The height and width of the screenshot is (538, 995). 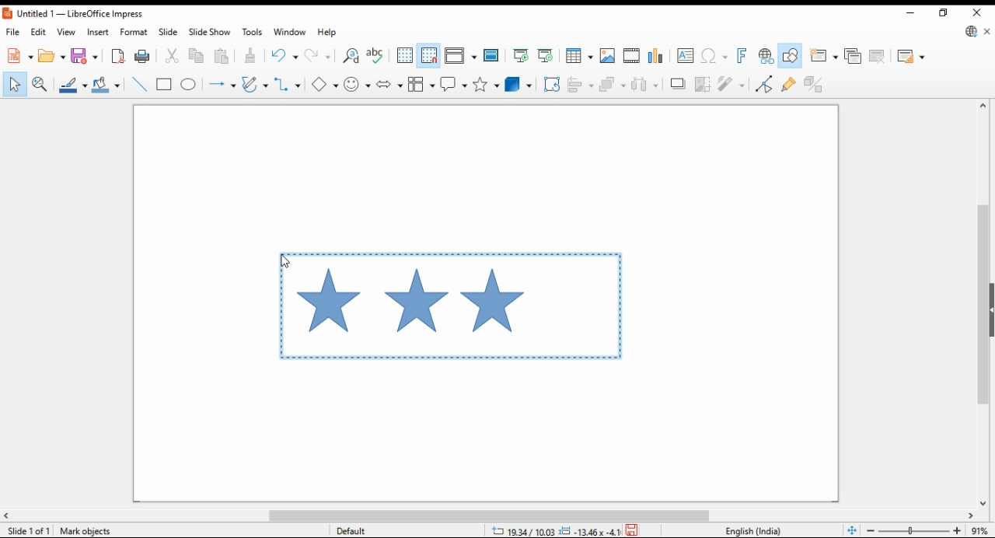 What do you see at coordinates (520, 56) in the screenshot?
I see `start from first slide` at bounding box center [520, 56].